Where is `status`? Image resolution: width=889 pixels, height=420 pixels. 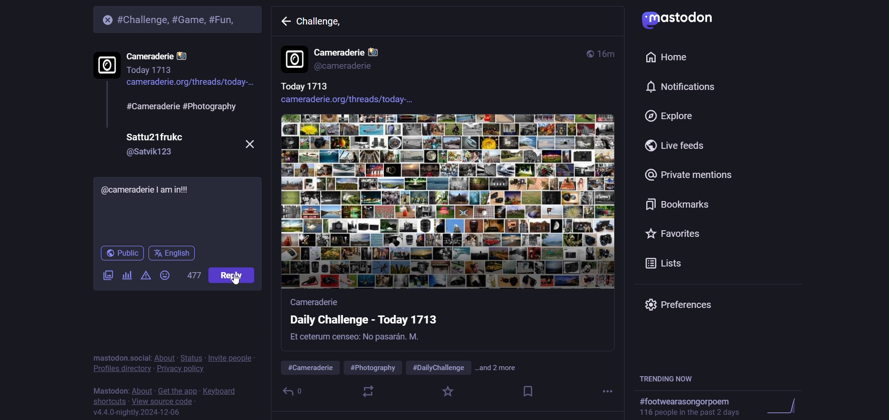
status is located at coordinates (192, 356).